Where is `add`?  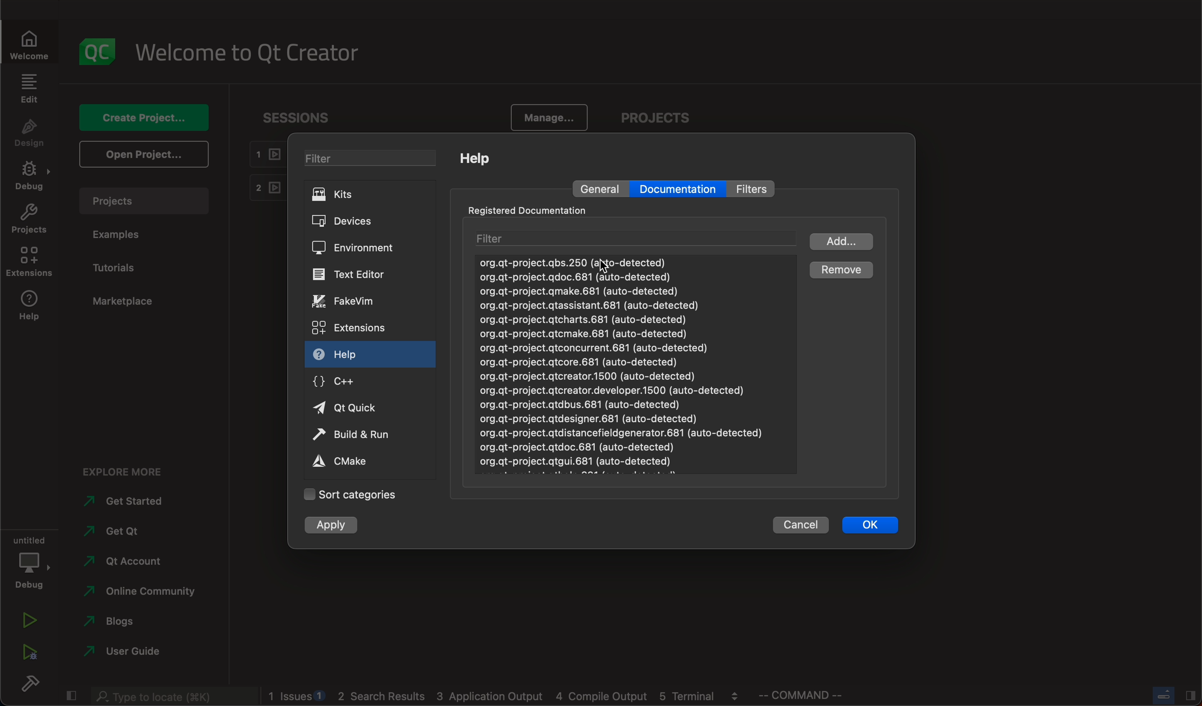
add is located at coordinates (841, 241).